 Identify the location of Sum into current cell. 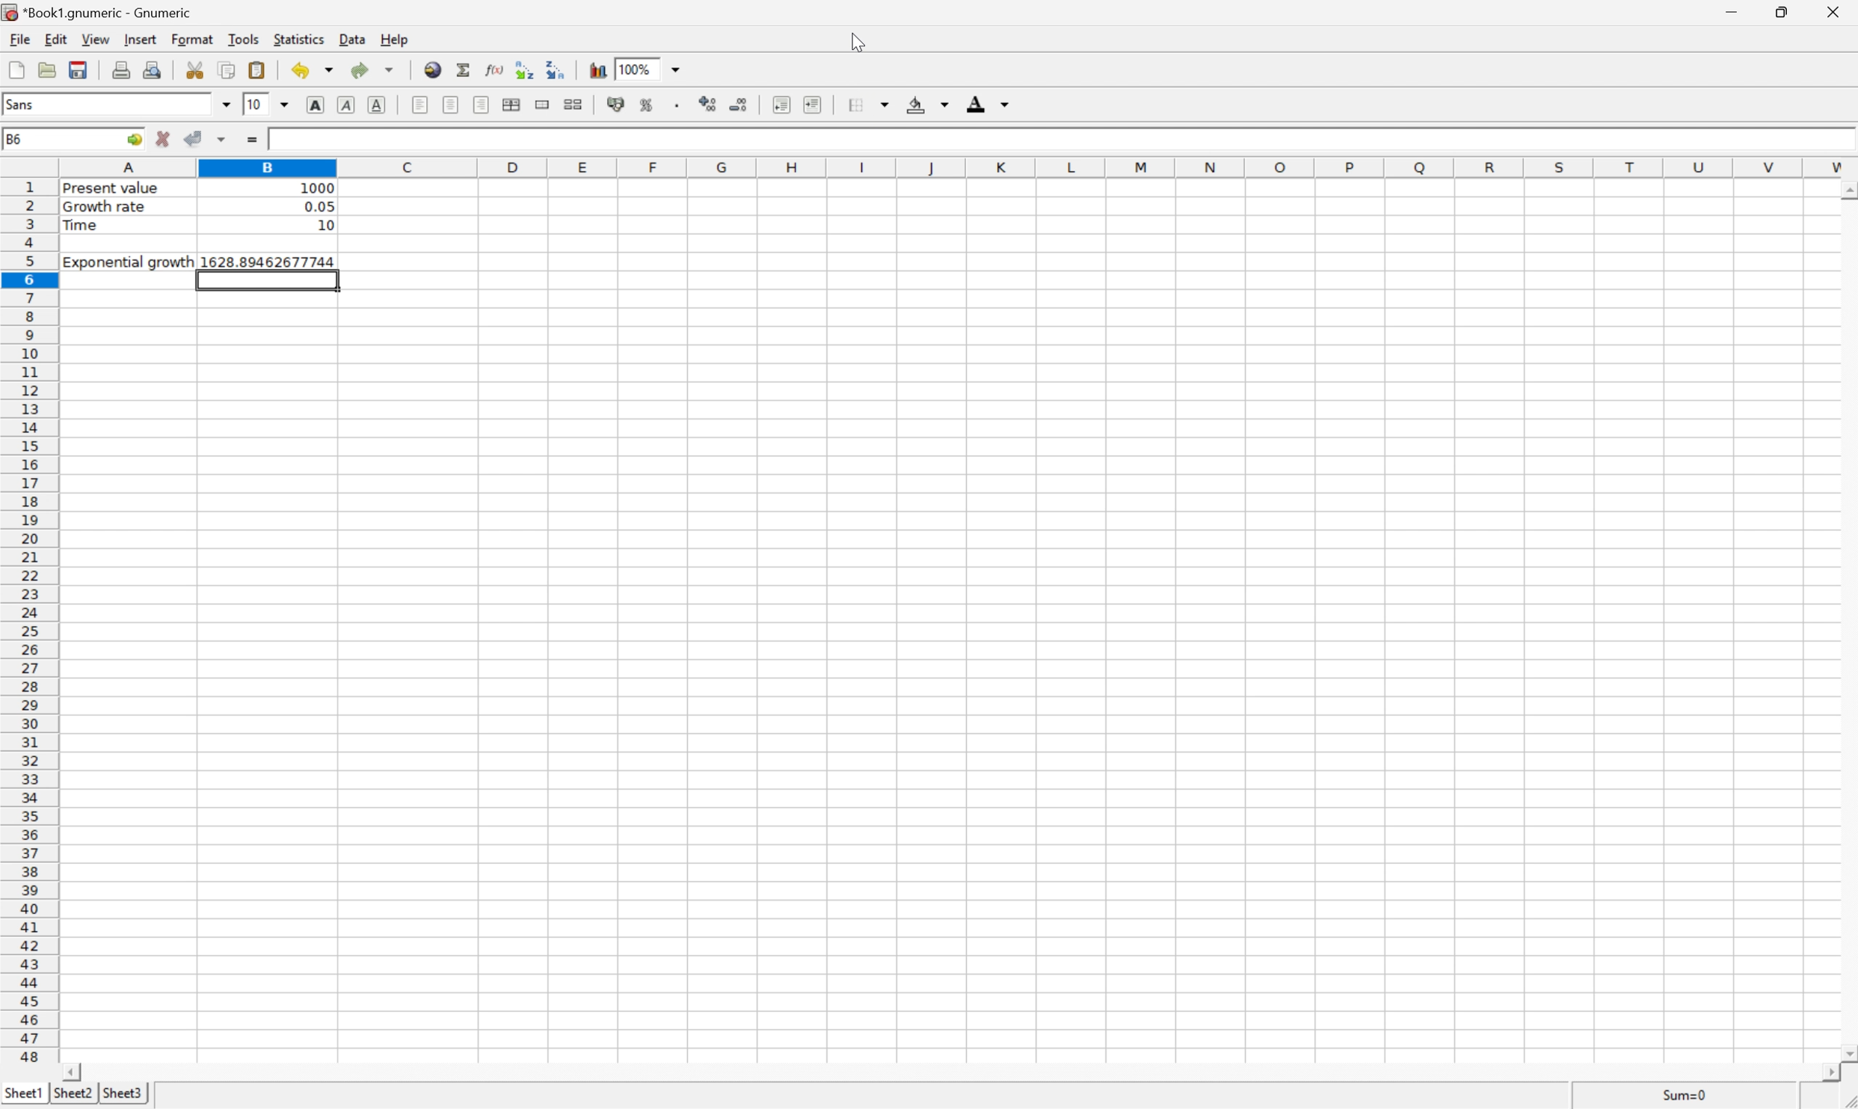
(464, 69).